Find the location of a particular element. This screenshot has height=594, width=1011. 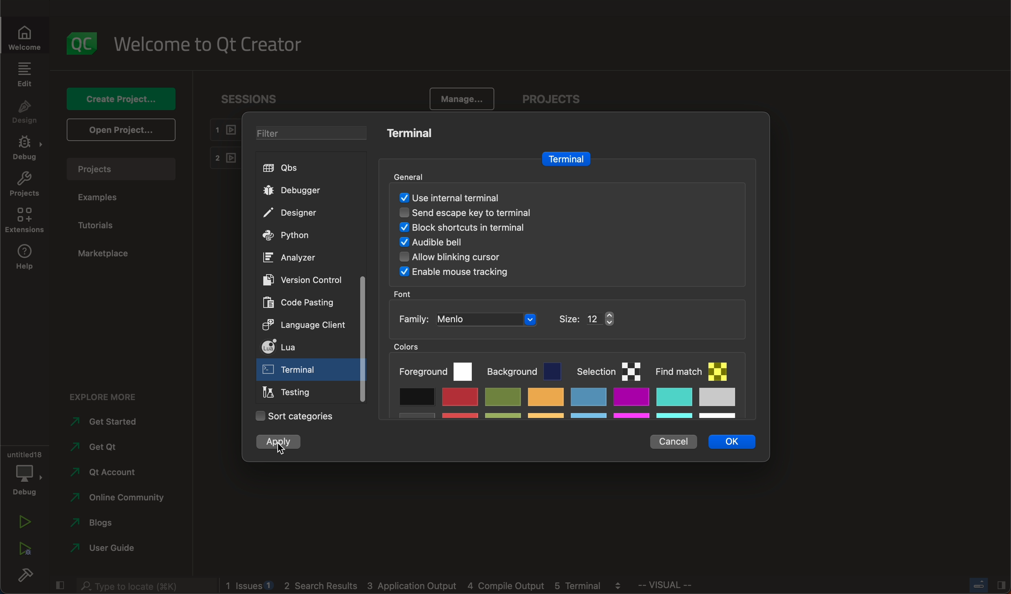

code is located at coordinates (300, 303).